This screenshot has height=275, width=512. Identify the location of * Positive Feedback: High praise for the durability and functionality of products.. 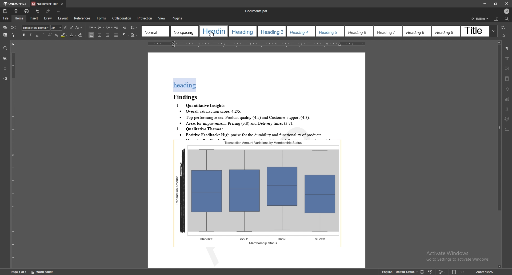
(260, 134).